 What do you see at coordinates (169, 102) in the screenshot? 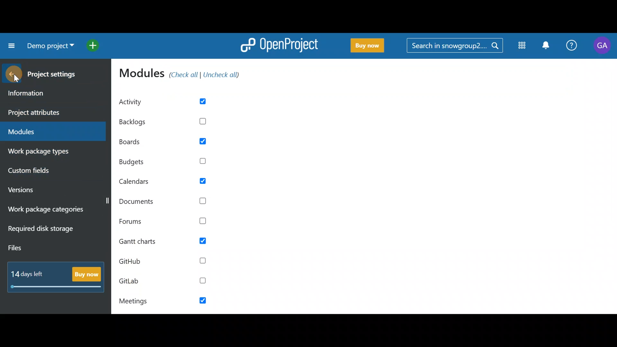
I see `Activity` at bounding box center [169, 102].